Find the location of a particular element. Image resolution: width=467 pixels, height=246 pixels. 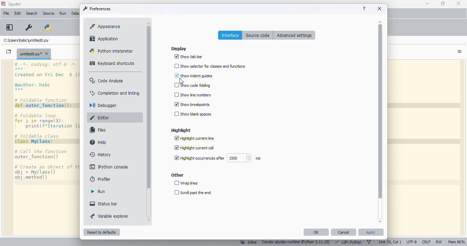

run is located at coordinates (98, 191).